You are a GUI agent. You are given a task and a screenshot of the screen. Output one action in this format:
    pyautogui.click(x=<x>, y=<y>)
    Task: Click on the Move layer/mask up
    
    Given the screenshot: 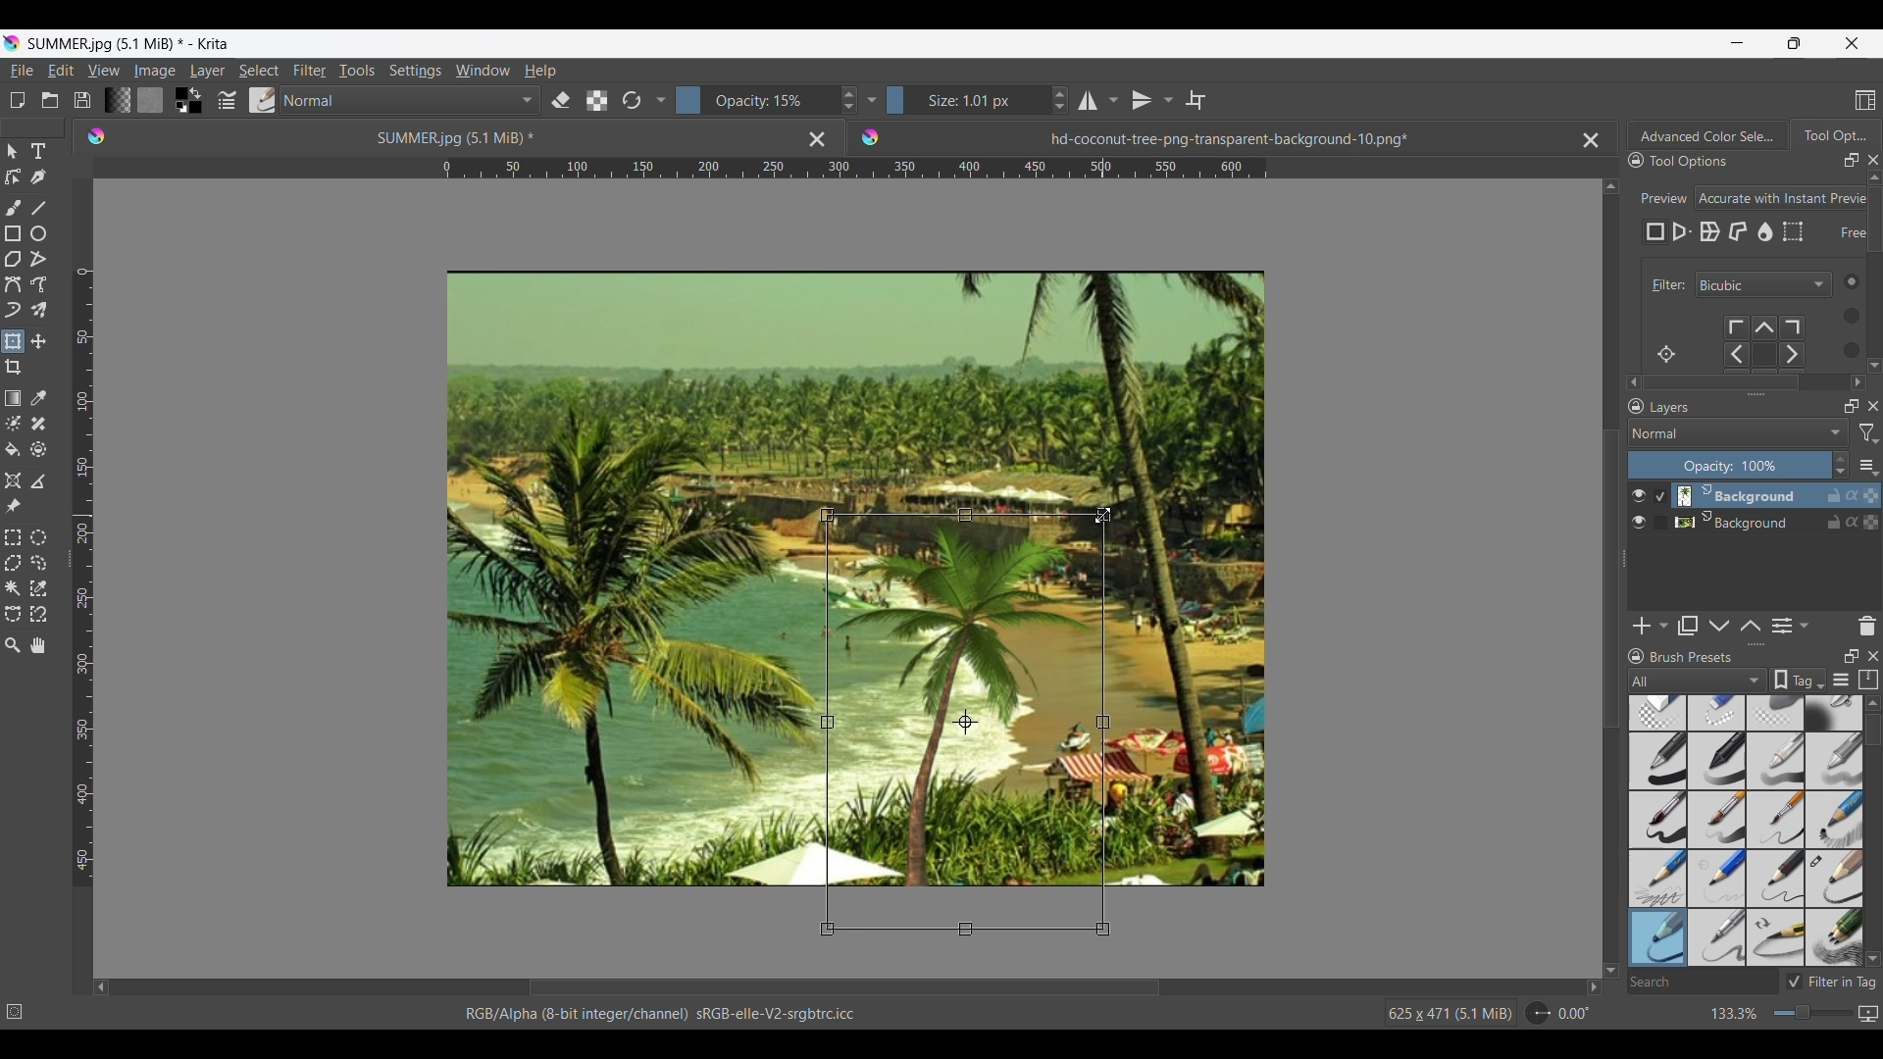 What is the action you would take?
    pyautogui.click(x=1751, y=626)
    